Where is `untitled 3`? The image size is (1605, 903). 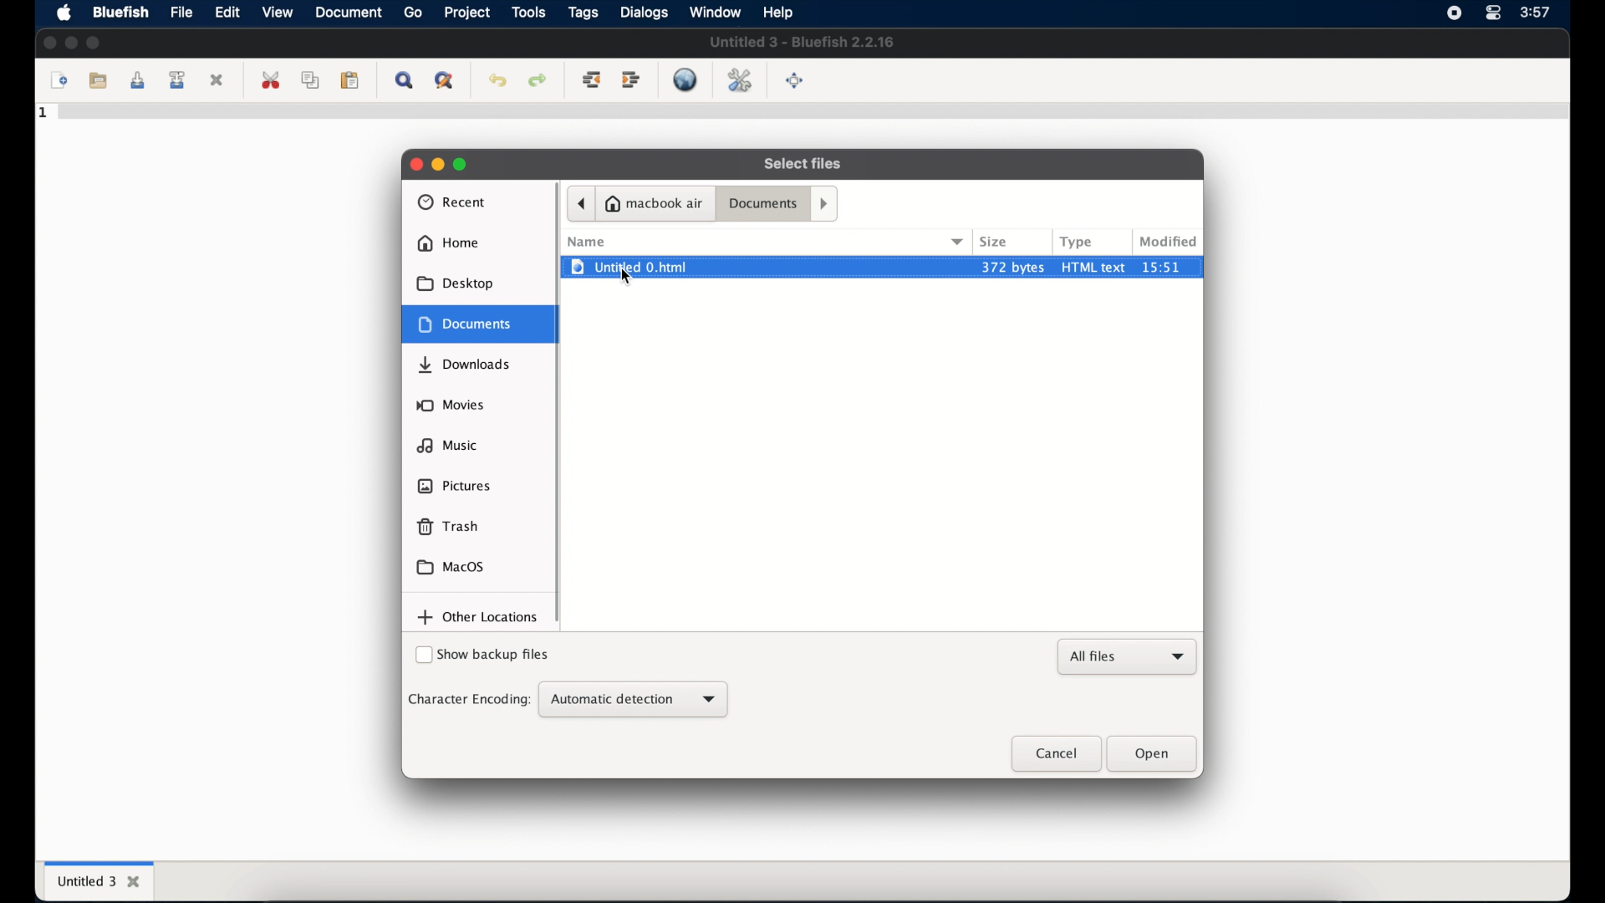
untitled 3 is located at coordinates (97, 880).